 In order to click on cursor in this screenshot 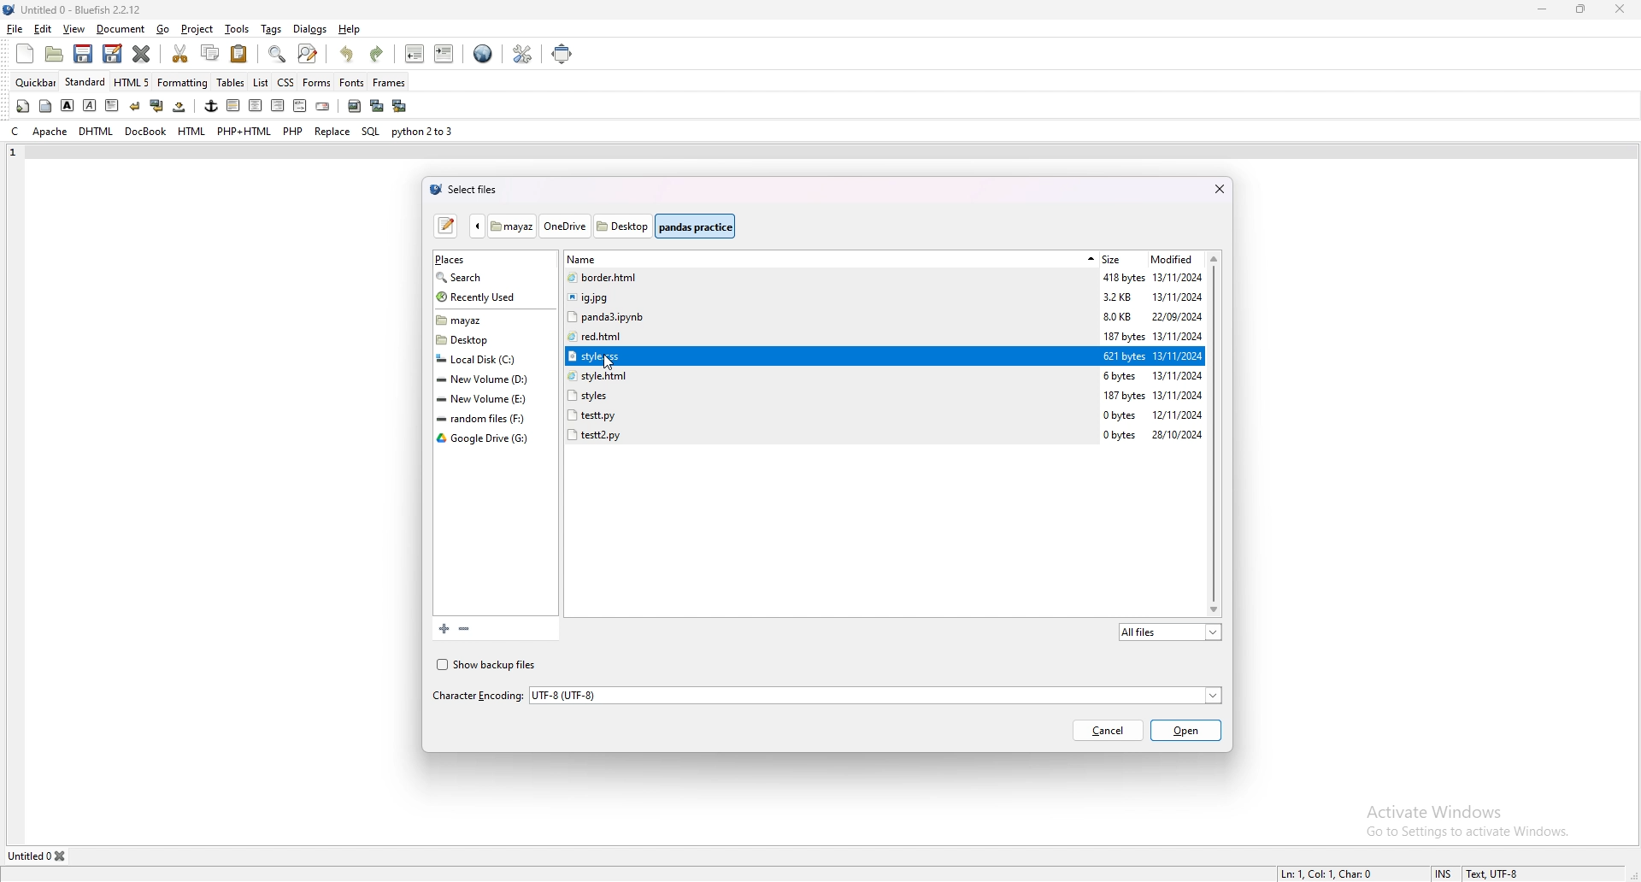, I will do `click(610, 363)`.